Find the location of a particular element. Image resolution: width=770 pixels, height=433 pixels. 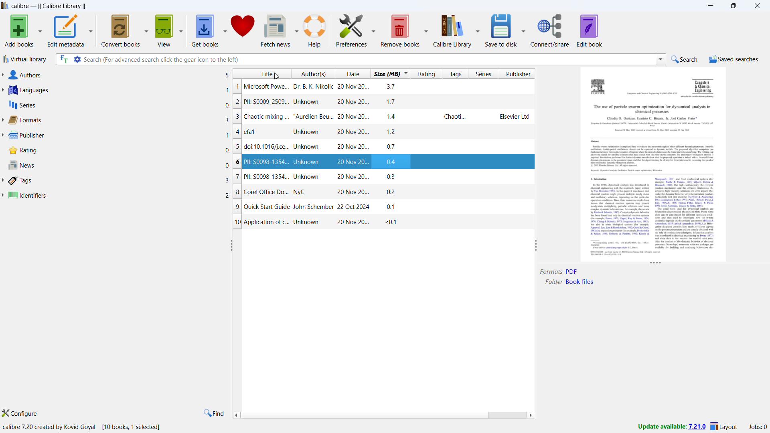

edit metadata options is located at coordinates (89, 30).